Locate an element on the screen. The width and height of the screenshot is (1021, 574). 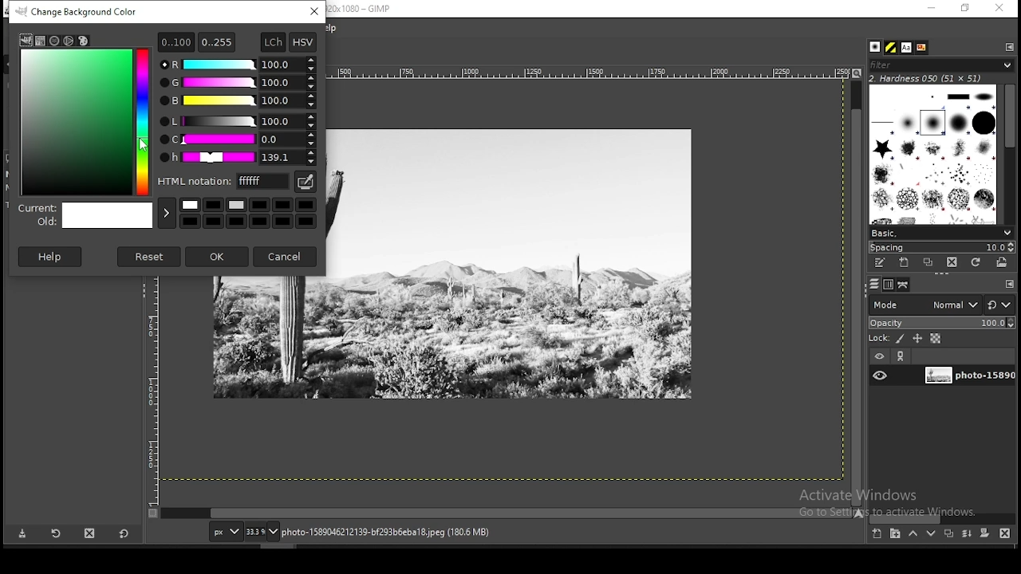
color picker is located at coordinates (304, 182).